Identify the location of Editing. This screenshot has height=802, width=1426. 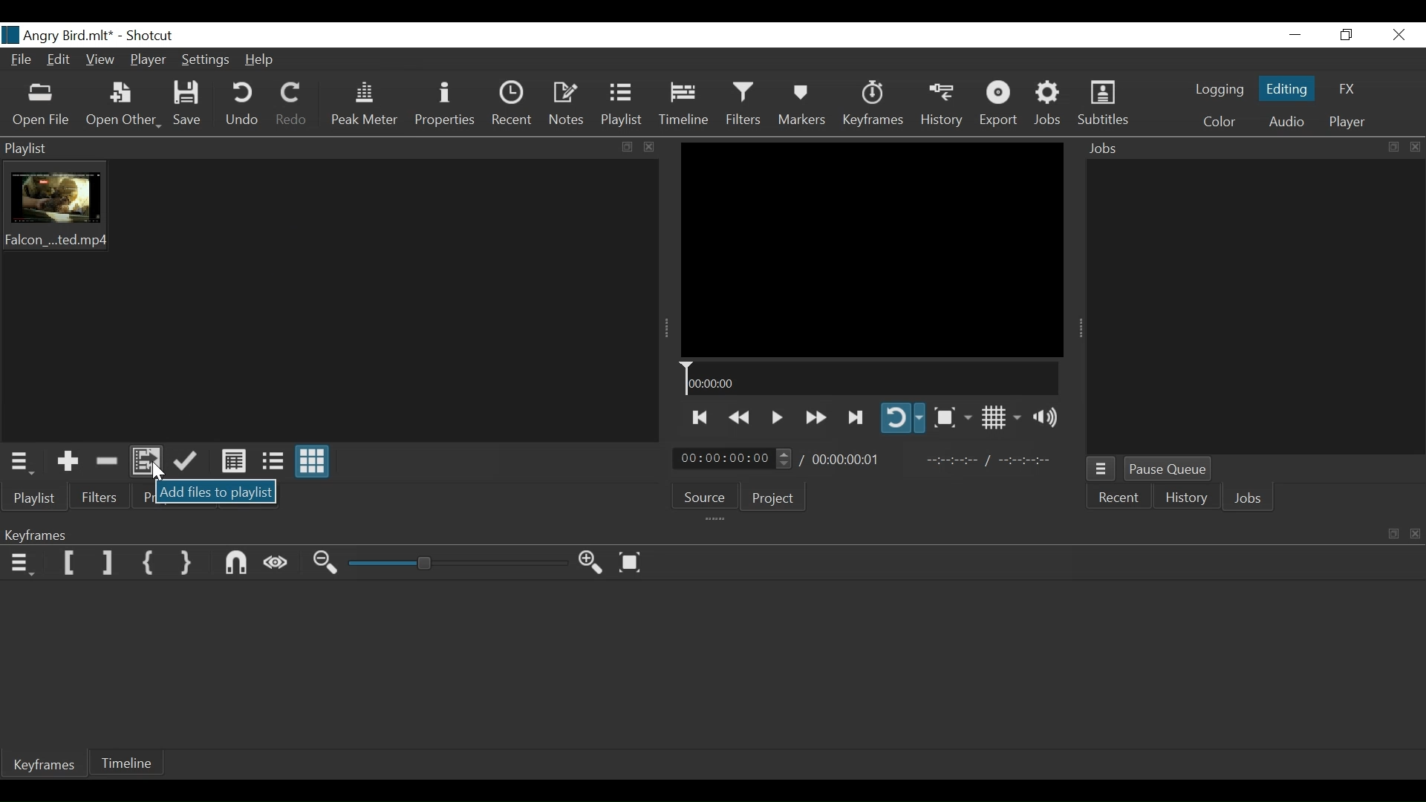
(1289, 89).